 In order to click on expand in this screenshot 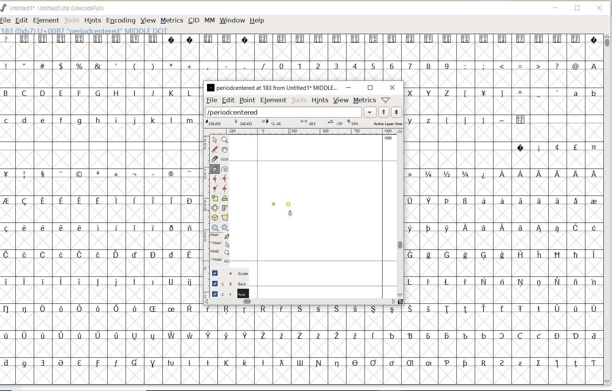, I will do `click(370, 112)`.